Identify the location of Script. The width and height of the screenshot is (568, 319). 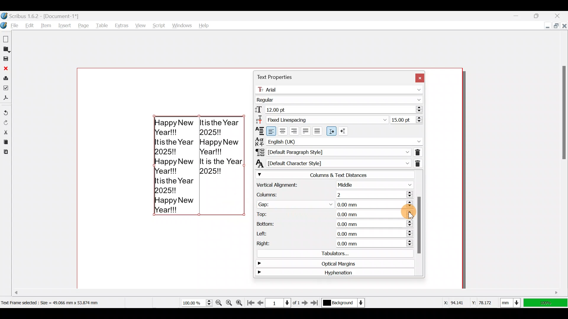
(158, 24).